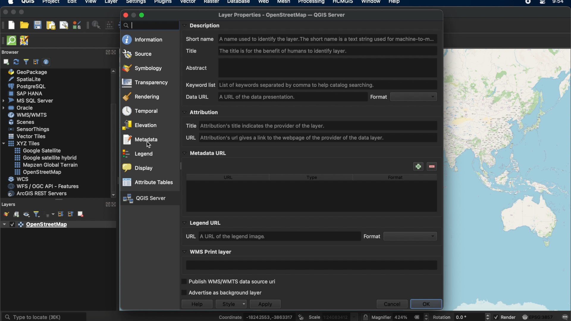 This screenshot has width=571, height=321. What do you see at coordinates (418, 166) in the screenshot?
I see `add` at bounding box center [418, 166].